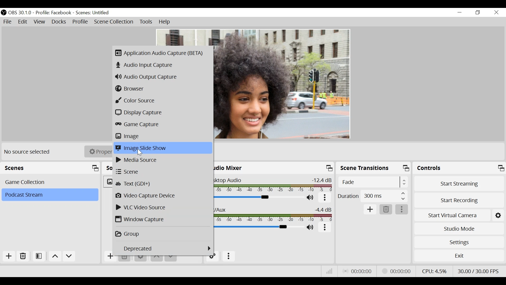 This screenshot has height=285, width=506. Describe the element at coordinates (357, 271) in the screenshot. I see `Live Status` at that location.